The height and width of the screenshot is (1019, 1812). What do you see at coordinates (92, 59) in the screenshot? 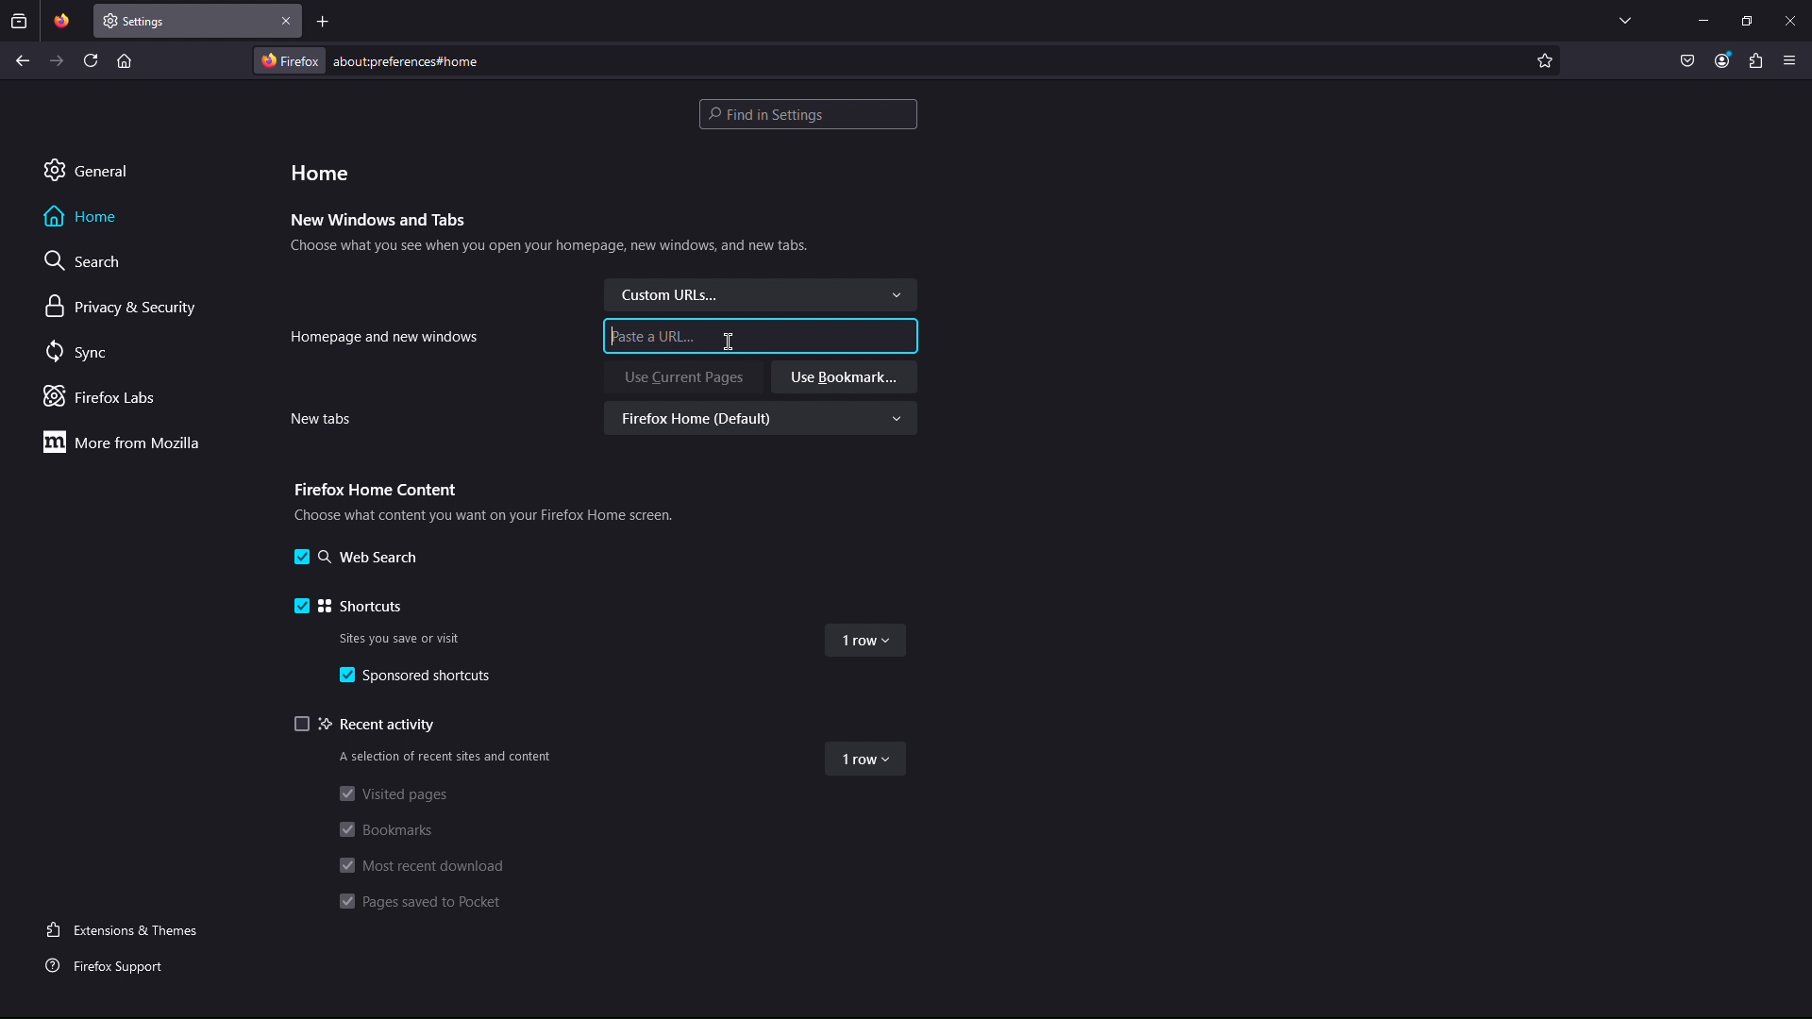
I see `Refresh` at bounding box center [92, 59].